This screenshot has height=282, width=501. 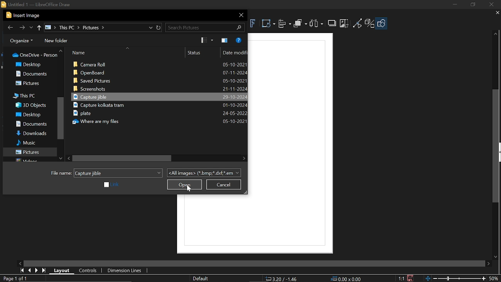 What do you see at coordinates (285, 25) in the screenshot?
I see `Align` at bounding box center [285, 25].